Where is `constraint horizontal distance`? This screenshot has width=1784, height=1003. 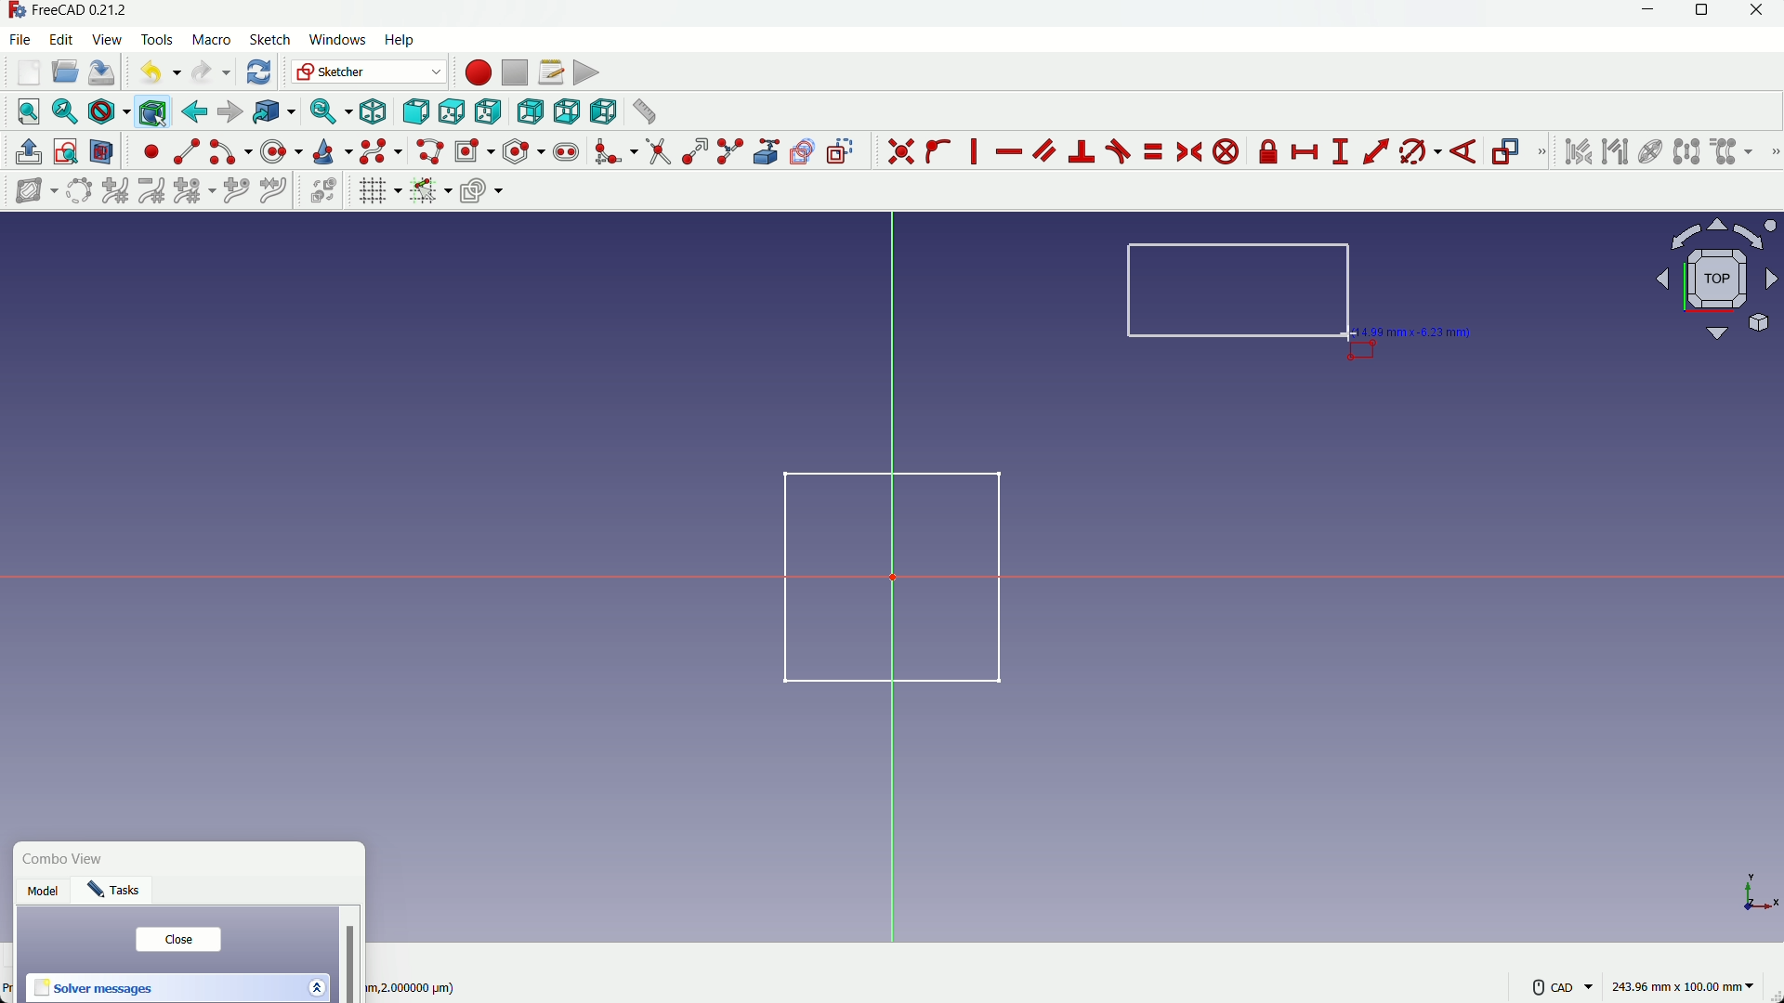 constraint horizontal distance is located at coordinates (1306, 152).